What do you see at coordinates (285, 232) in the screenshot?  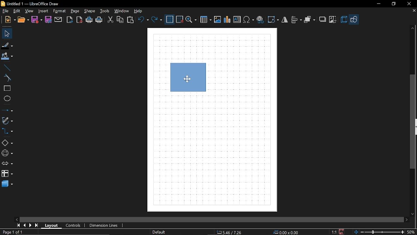 I see `Position` at bounding box center [285, 232].